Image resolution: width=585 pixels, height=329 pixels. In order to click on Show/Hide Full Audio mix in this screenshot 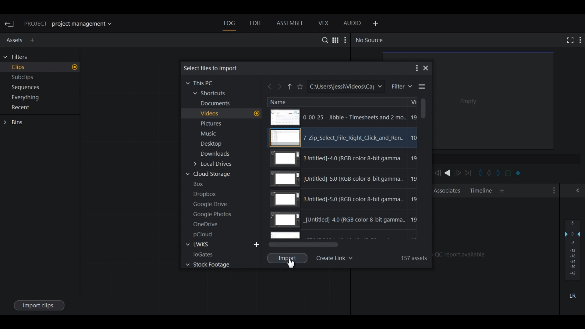, I will do `click(579, 190)`.